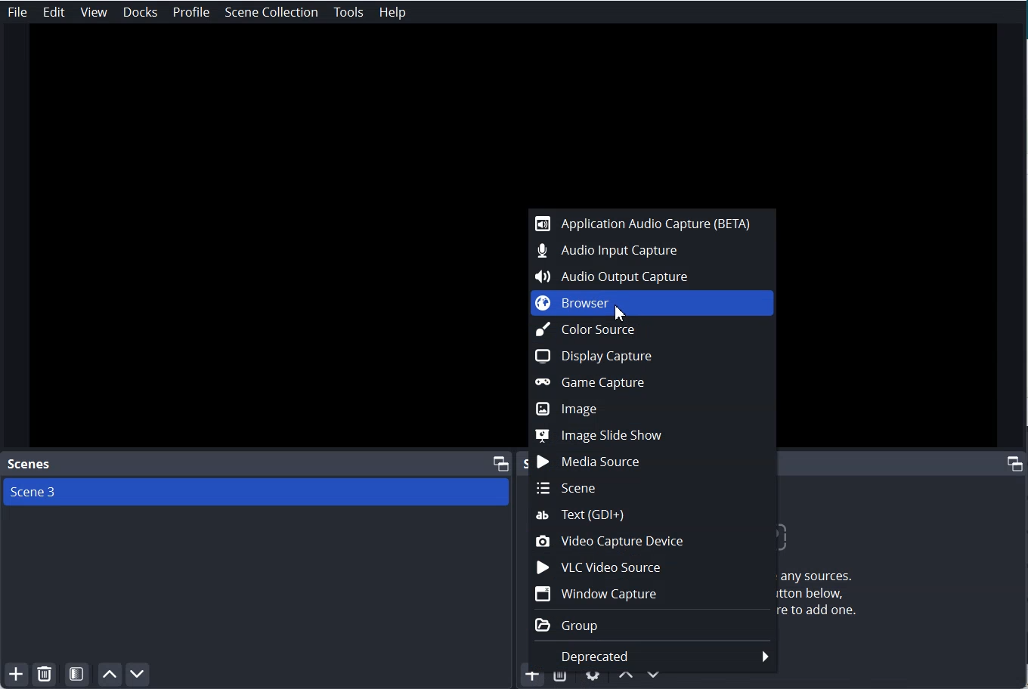 The width and height of the screenshot is (1028, 689). What do you see at coordinates (139, 675) in the screenshot?
I see `Move scene Down` at bounding box center [139, 675].